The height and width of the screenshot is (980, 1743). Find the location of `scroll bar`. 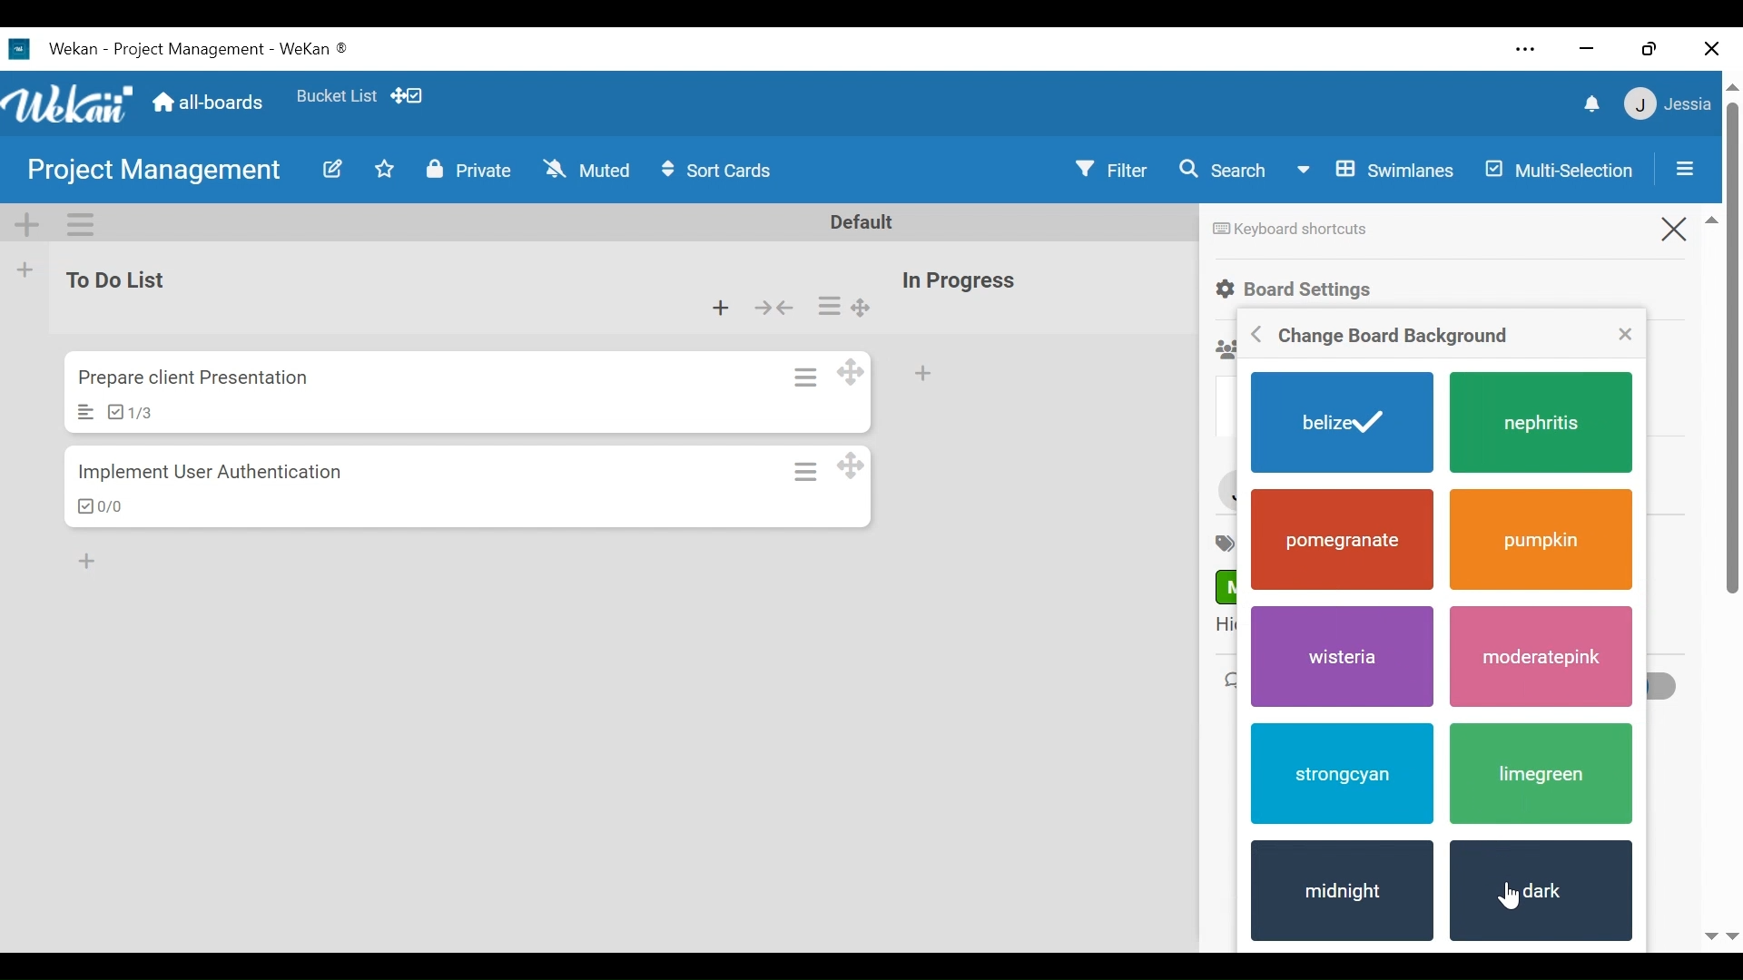

scroll bar is located at coordinates (1732, 427).